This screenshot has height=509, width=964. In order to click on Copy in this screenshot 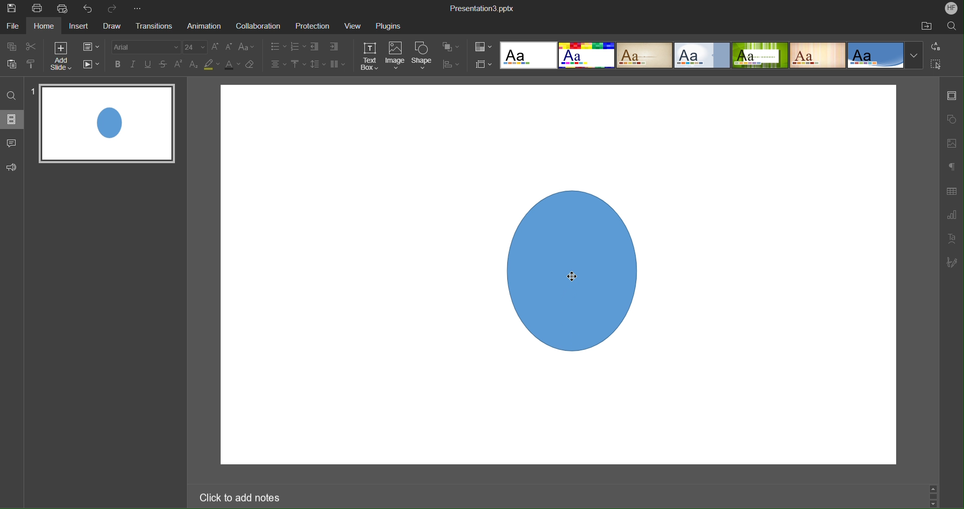, I will do `click(12, 46)`.